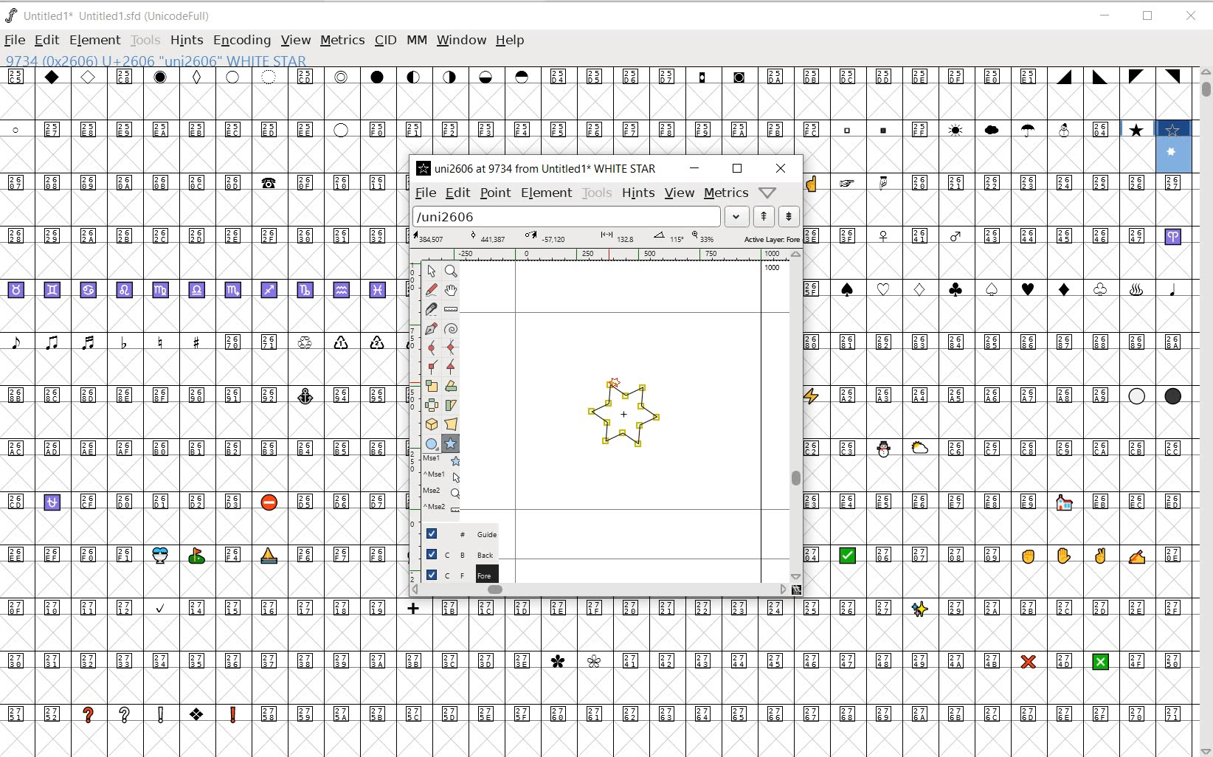 This screenshot has height=757, width=1213. I want to click on BACKGROUND, so click(455, 554).